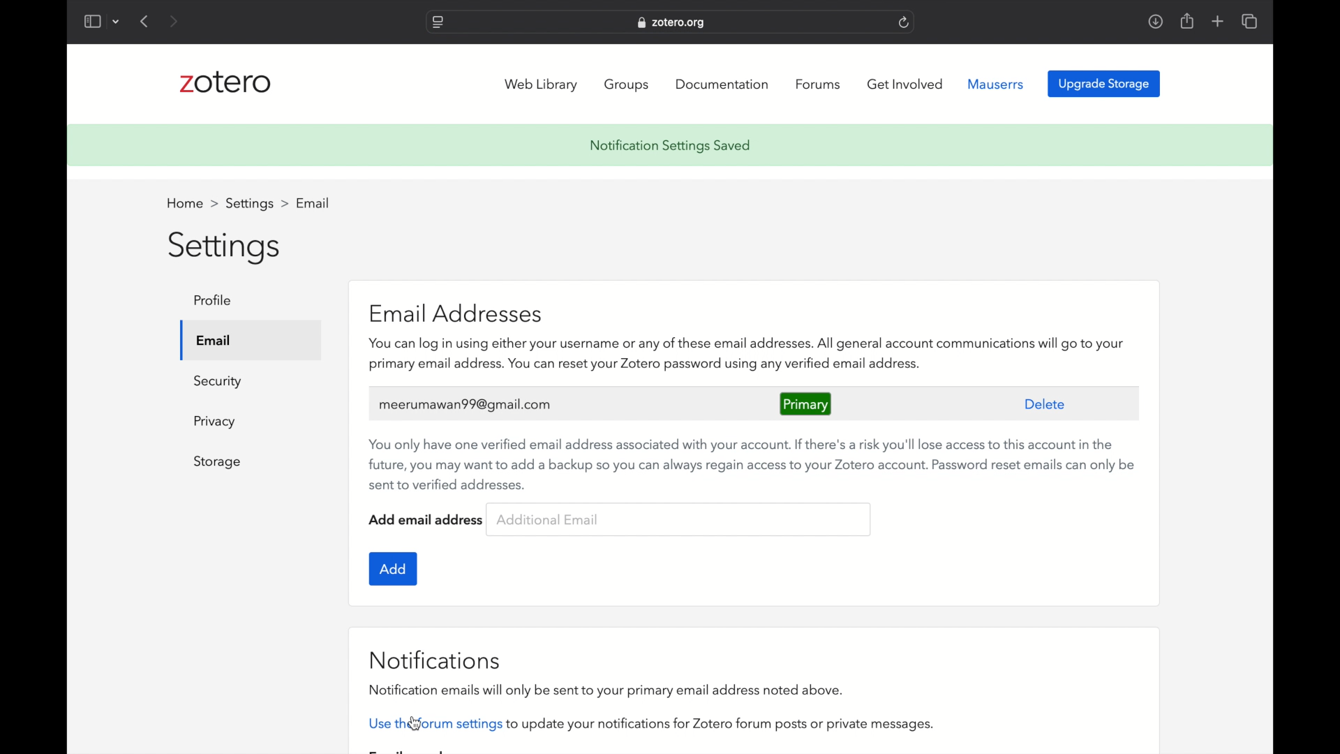 The height and width of the screenshot is (754, 1340). I want to click on forums, so click(818, 84).